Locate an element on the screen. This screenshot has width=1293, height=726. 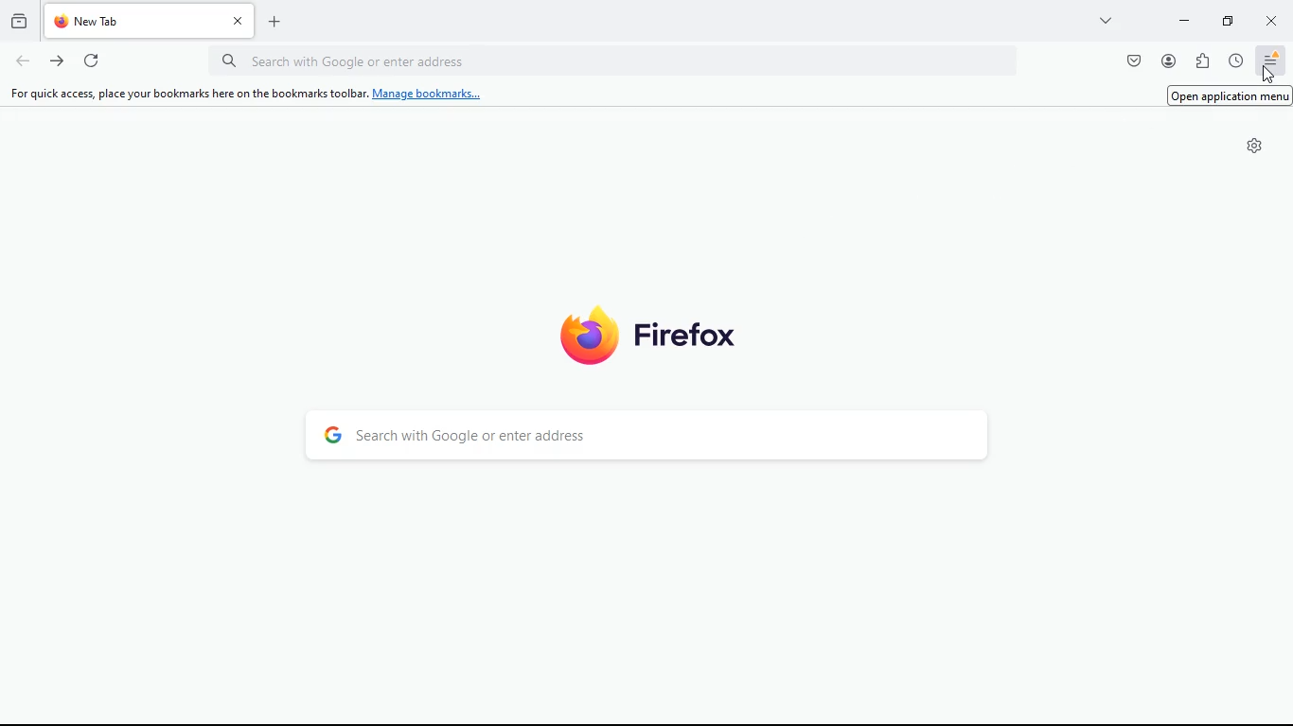
firefox is located at coordinates (660, 332).